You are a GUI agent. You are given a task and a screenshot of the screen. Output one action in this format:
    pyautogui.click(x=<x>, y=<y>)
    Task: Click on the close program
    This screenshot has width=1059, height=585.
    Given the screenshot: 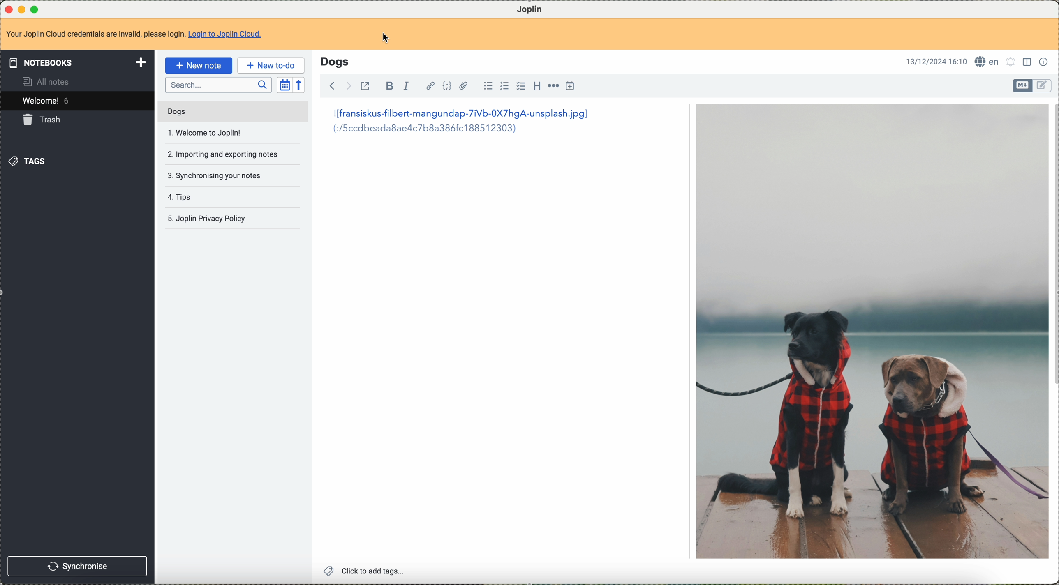 What is the action you would take?
    pyautogui.click(x=8, y=8)
    